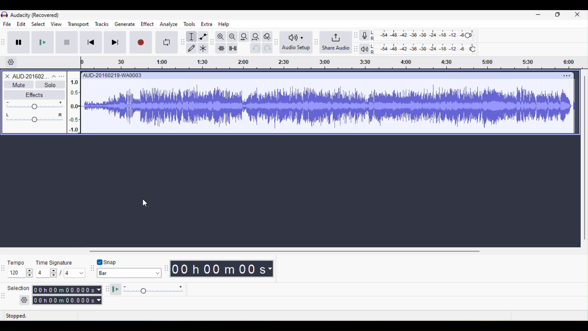 The height and width of the screenshot is (331, 588). What do you see at coordinates (203, 48) in the screenshot?
I see `multi tool` at bounding box center [203, 48].